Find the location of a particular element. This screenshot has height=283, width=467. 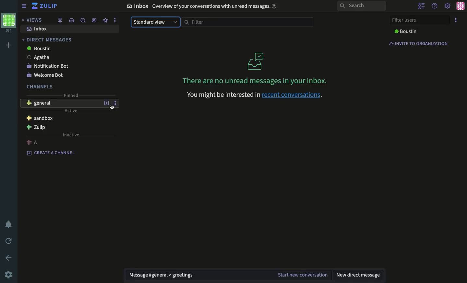

user profile is located at coordinates (461, 6).